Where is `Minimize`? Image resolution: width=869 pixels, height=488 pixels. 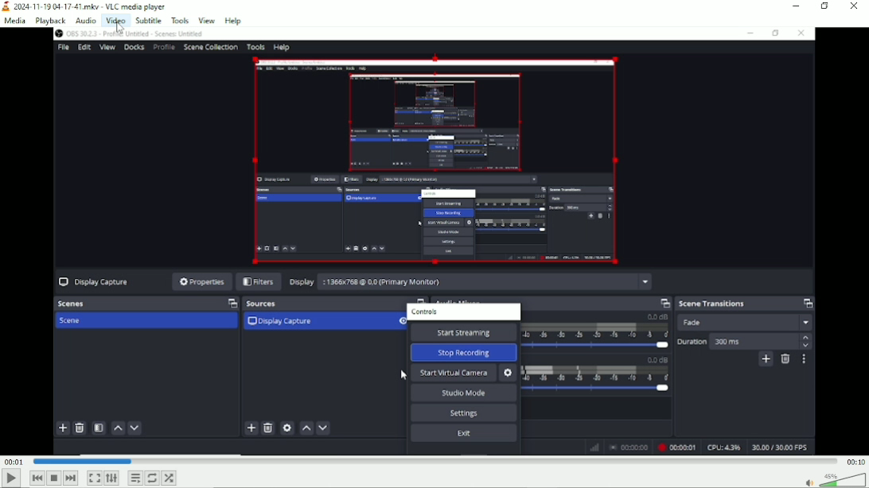
Minimize is located at coordinates (797, 6).